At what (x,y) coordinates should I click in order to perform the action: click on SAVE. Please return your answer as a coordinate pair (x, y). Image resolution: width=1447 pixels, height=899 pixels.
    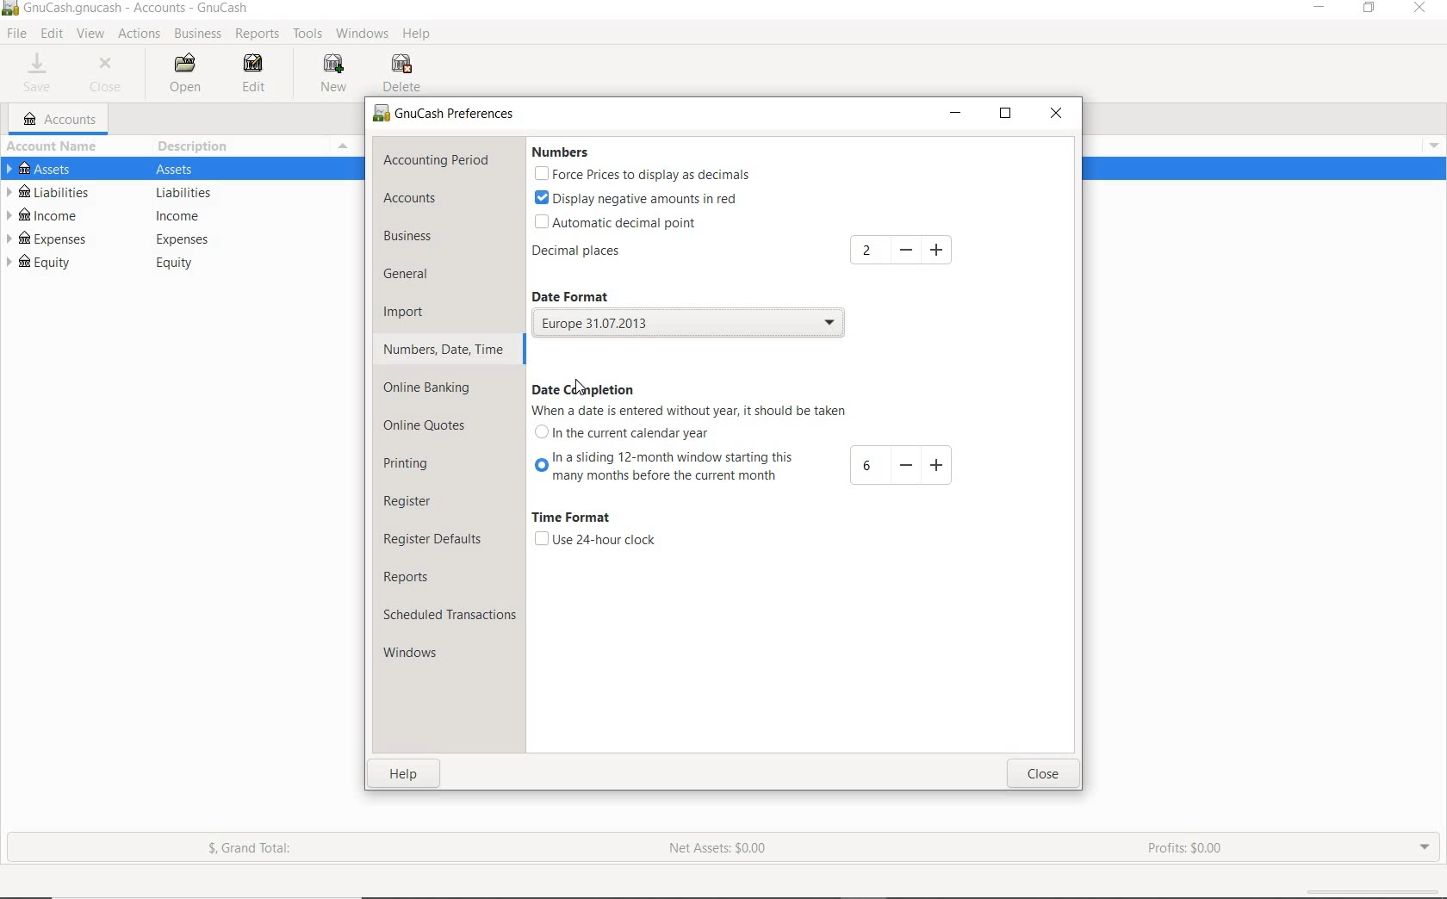
    Looking at the image, I should click on (38, 75).